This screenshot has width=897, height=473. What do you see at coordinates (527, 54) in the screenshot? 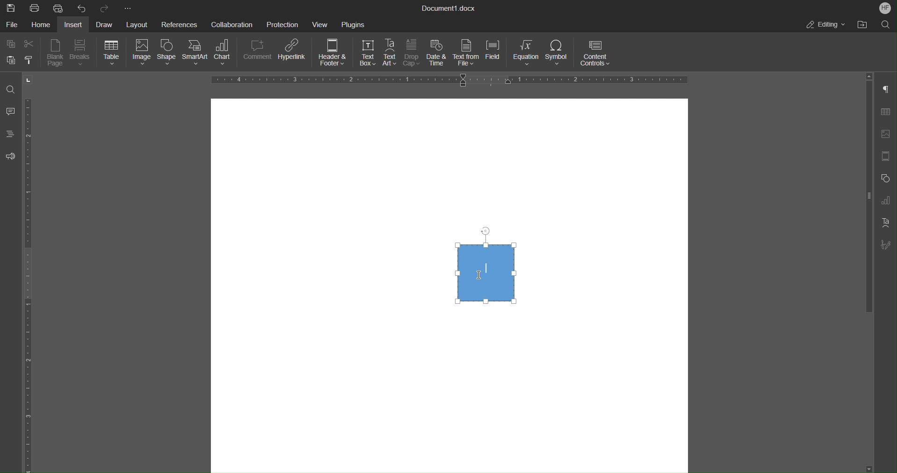
I see `Equation` at bounding box center [527, 54].